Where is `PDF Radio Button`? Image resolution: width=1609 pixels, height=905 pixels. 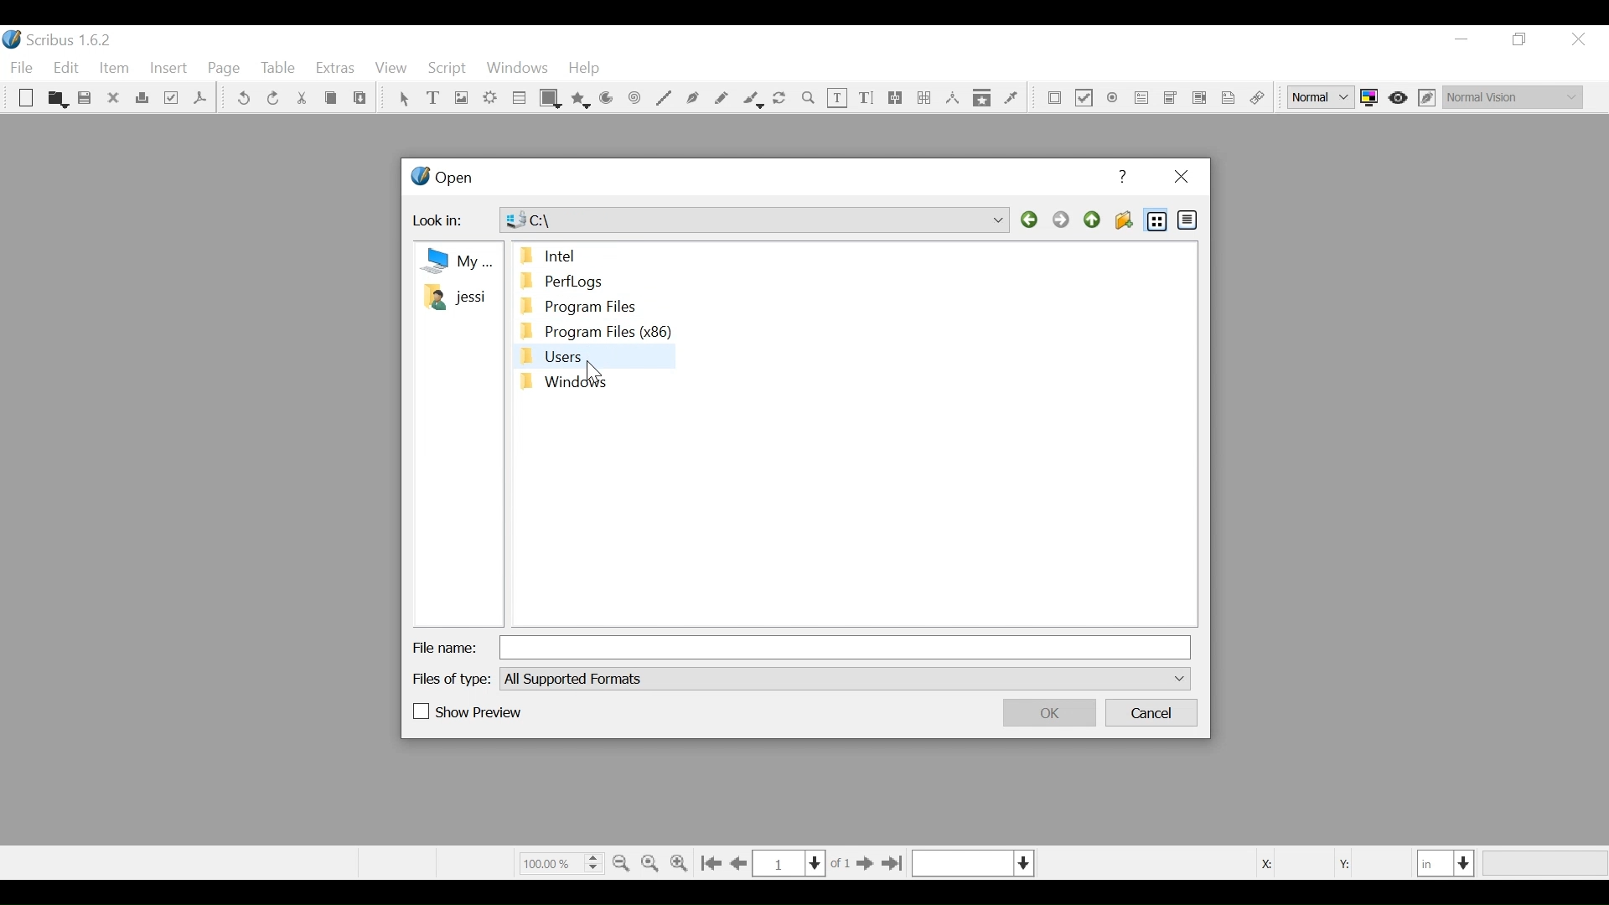 PDF Radio Button is located at coordinates (1114, 100).